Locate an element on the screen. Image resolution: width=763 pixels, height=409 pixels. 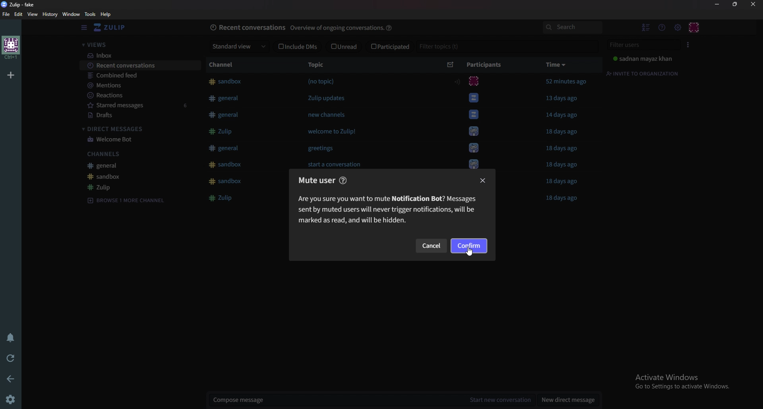
#Zulip is located at coordinates (221, 131).